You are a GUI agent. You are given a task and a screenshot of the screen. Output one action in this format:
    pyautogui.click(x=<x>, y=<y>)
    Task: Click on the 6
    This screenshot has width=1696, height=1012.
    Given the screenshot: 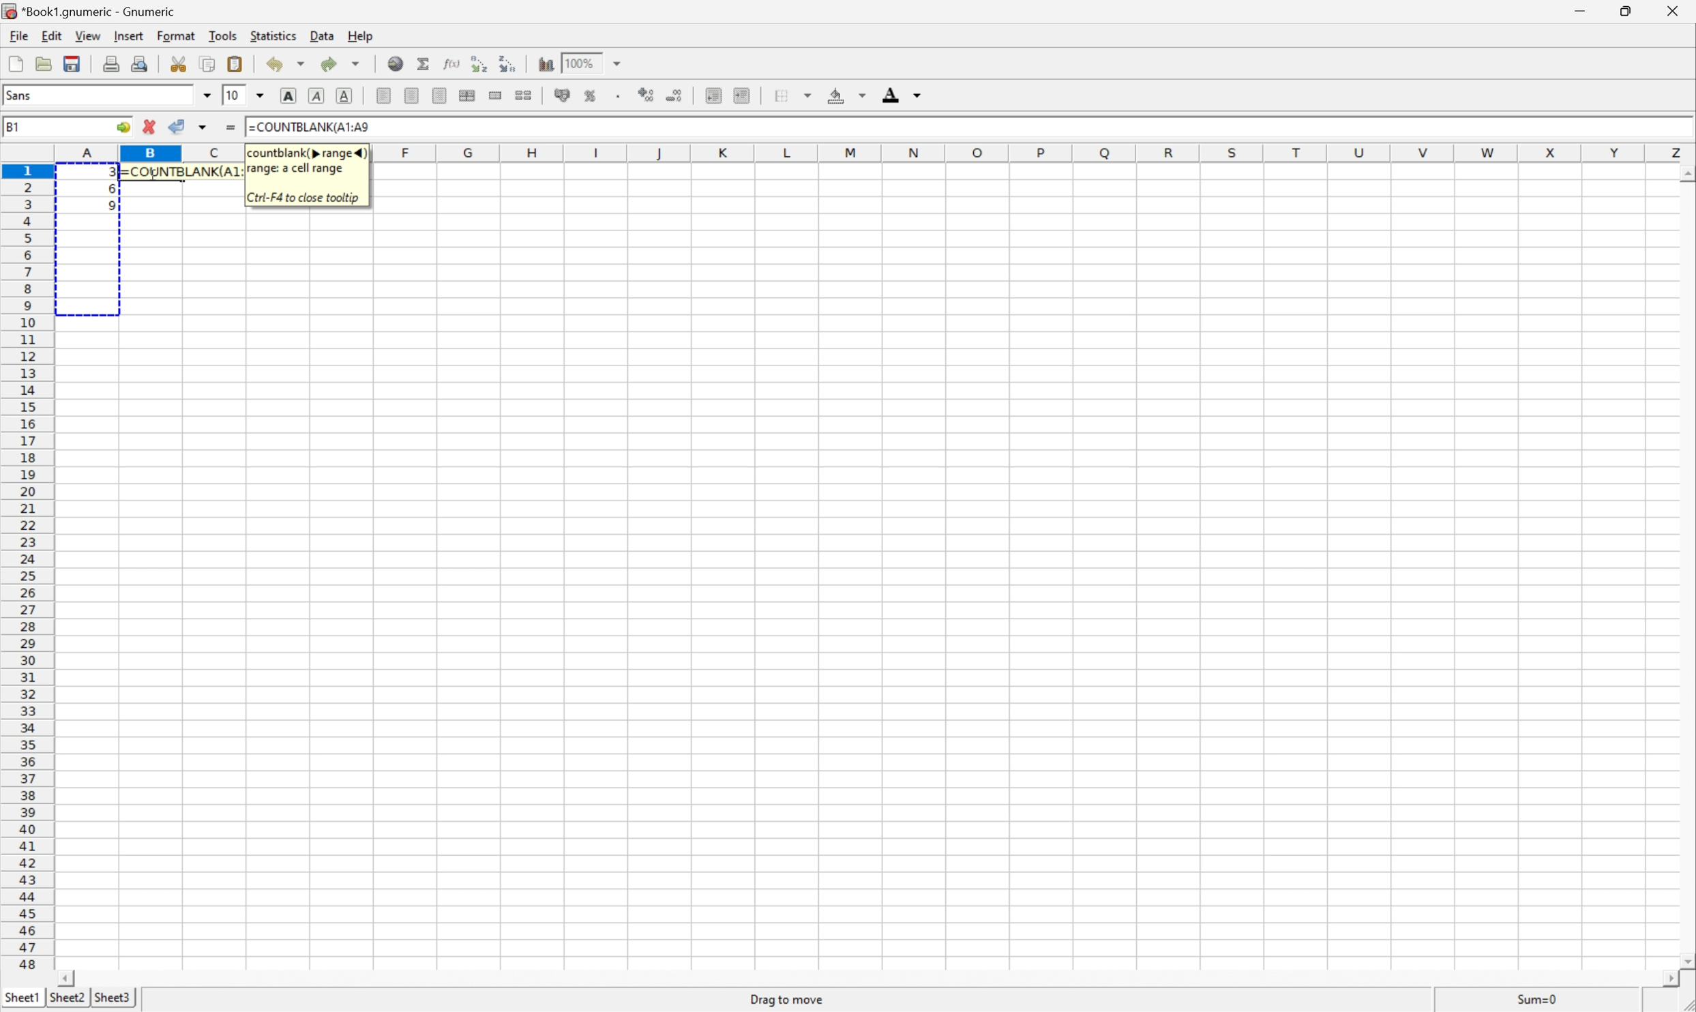 What is the action you would take?
    pyautogui.click(x=106, y=190)
    